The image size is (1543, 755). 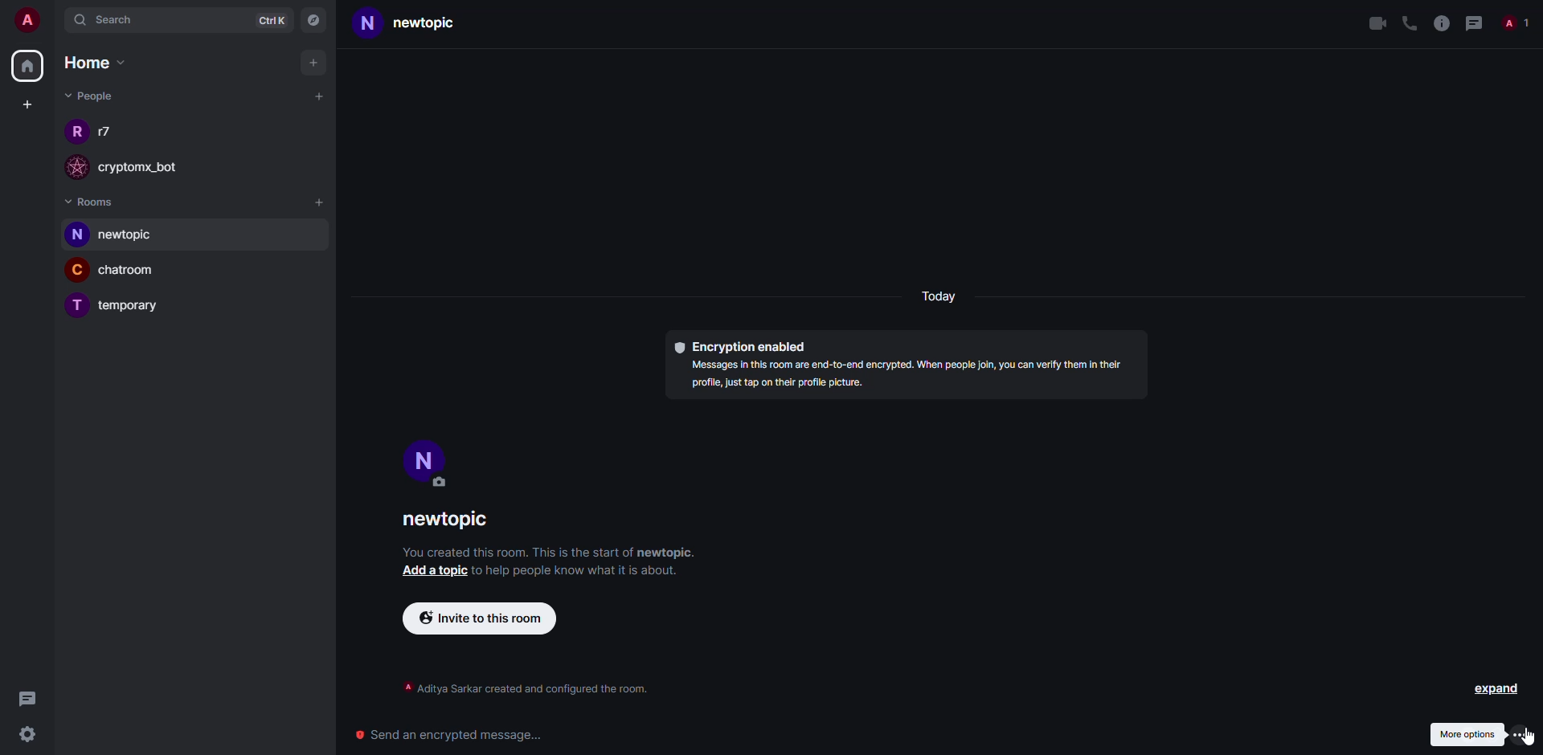 What do you see at coordinates (935, 297) in the screenshot?
I see `day` at bounding box center [935, 297].